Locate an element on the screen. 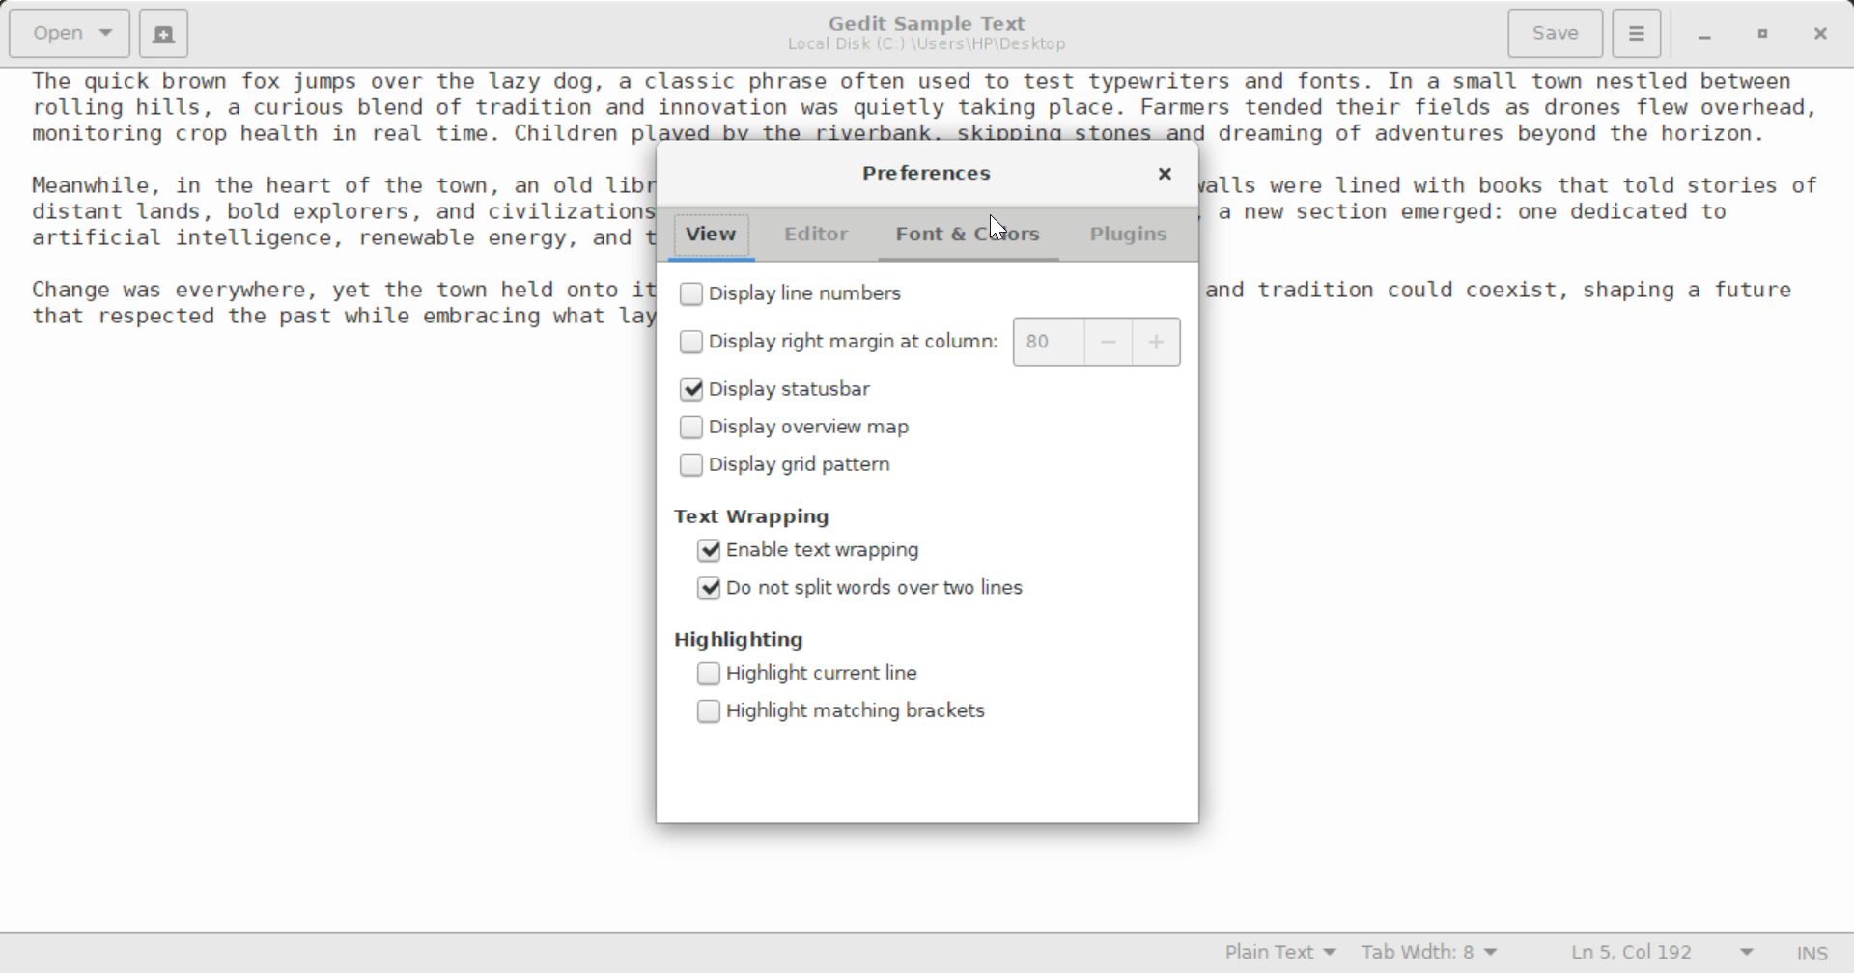 The image size is (1854, 973). Restore Down  is located at coordinates (1705, 35).